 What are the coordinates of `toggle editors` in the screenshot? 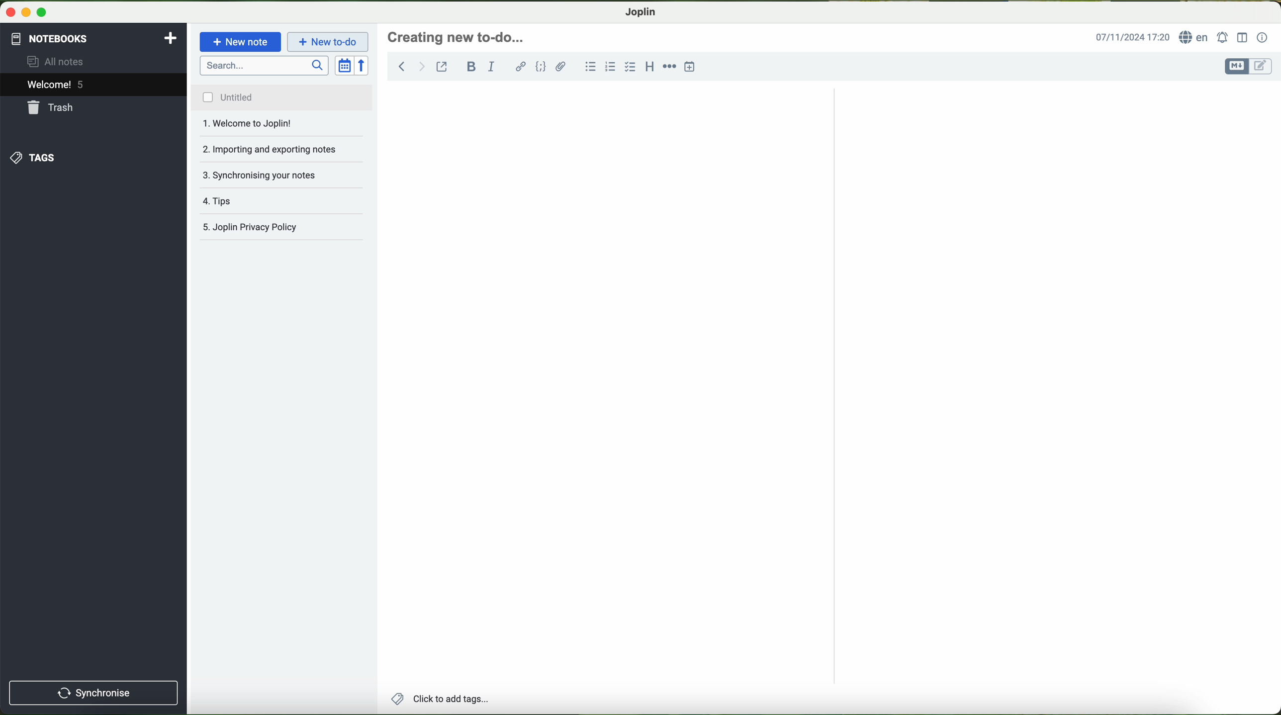 It's located at (1247, 67).